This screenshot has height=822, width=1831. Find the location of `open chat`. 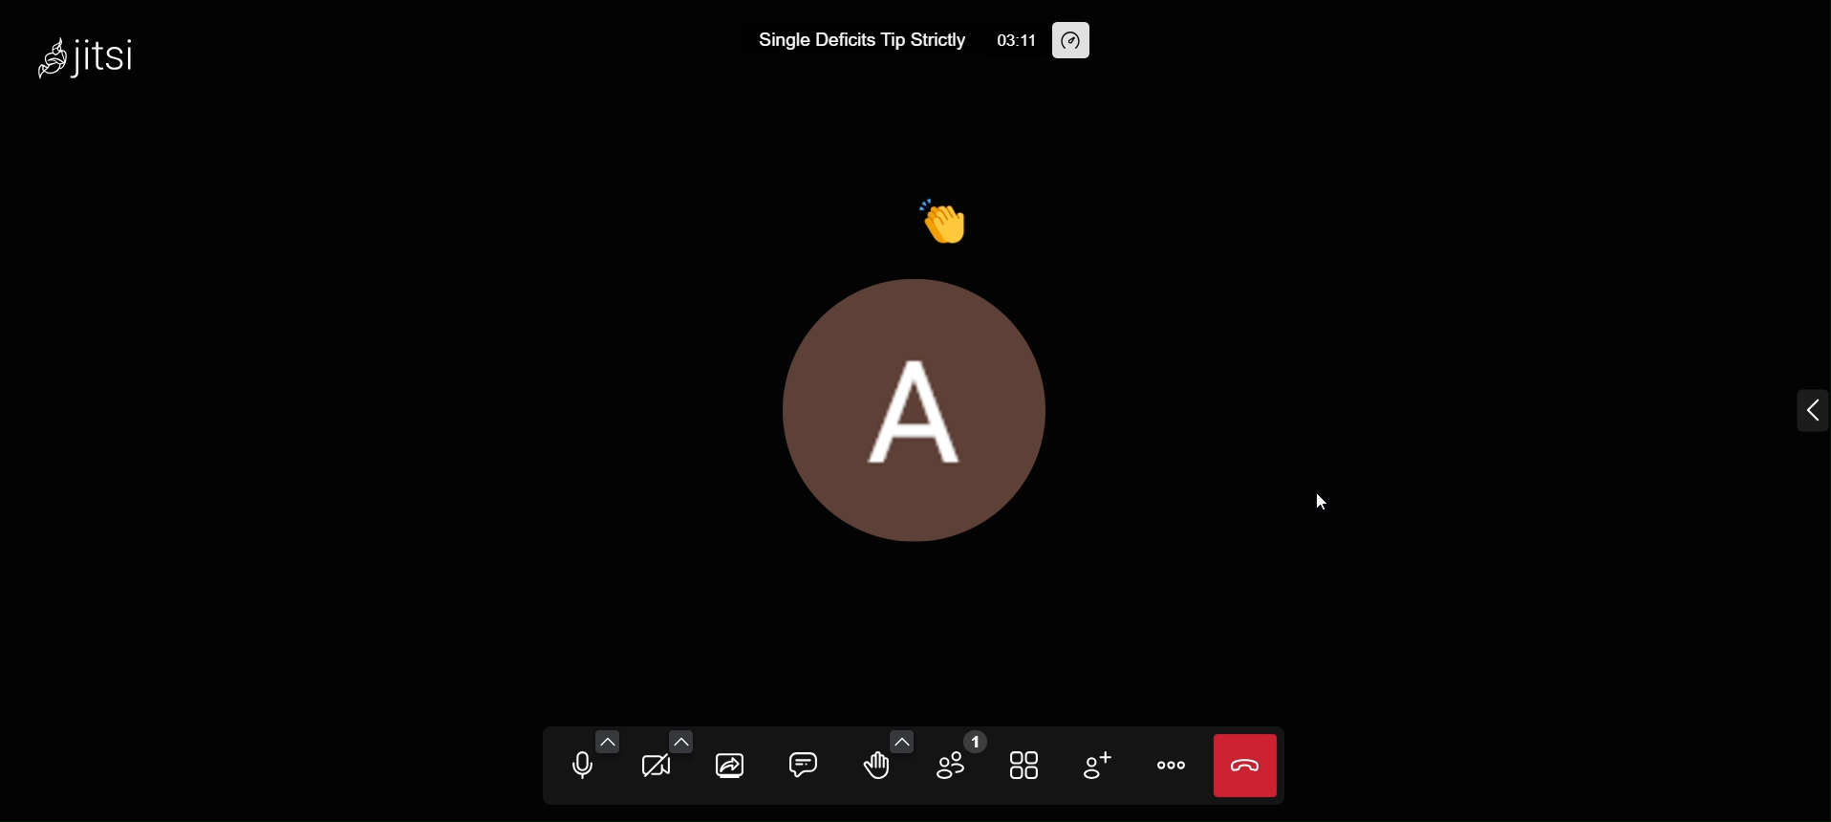

open chat is located at coordinates (805, 760).